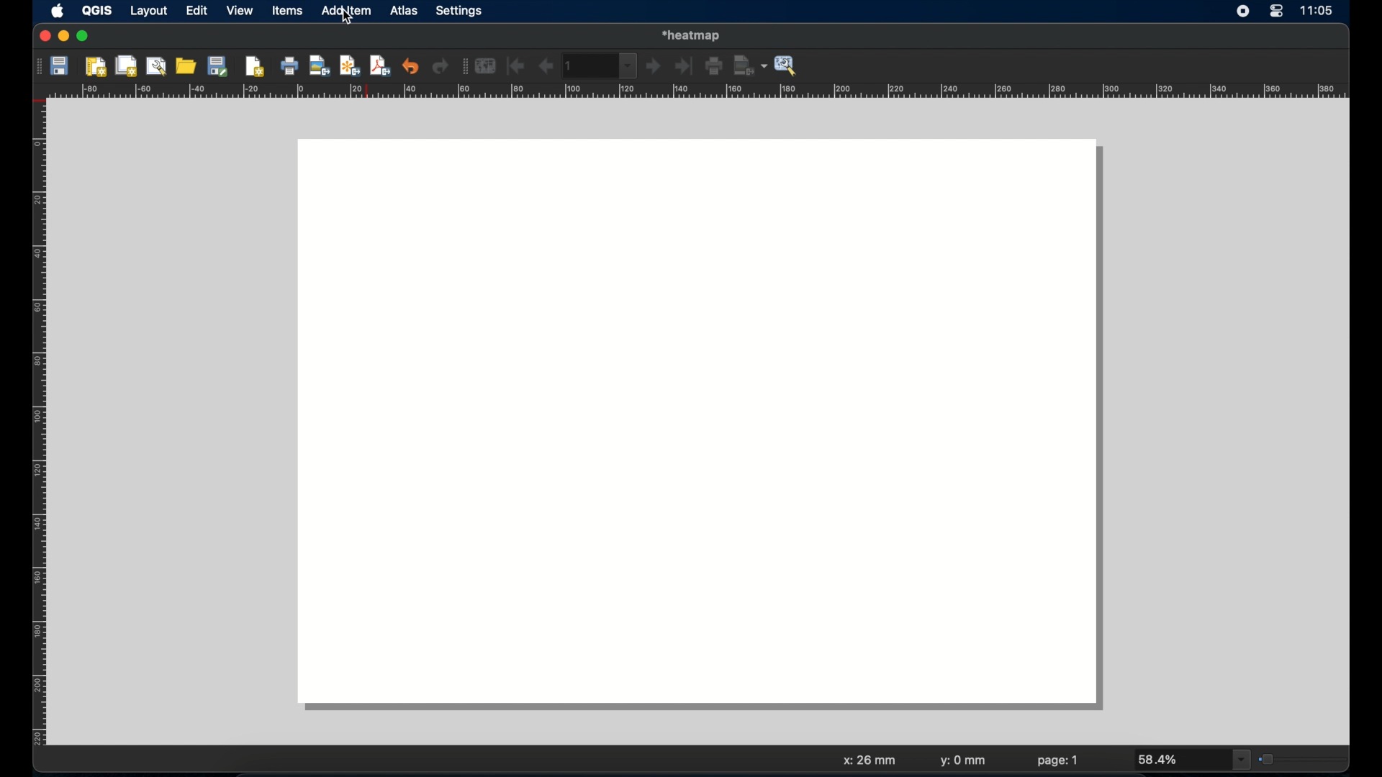 This screenshot has width=1382, height=777. What do you see at coordinates (255, 67) in the screenshot?
I see `add pages` at bounding box center [255, 67].